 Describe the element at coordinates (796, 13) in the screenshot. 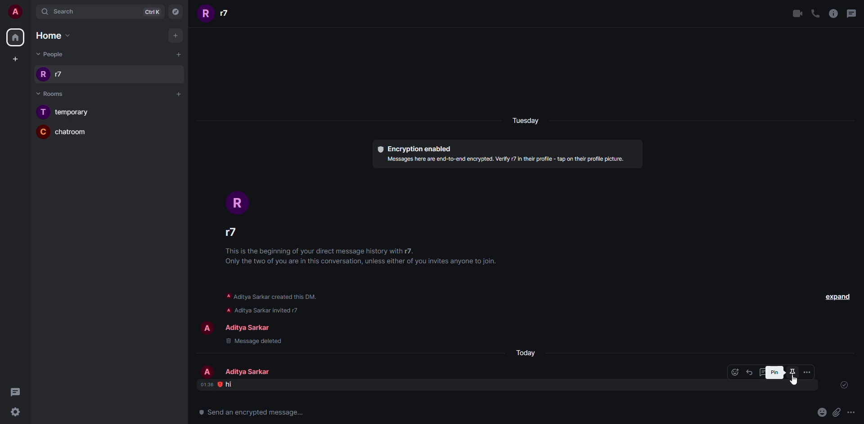

I see `video call` at that location.